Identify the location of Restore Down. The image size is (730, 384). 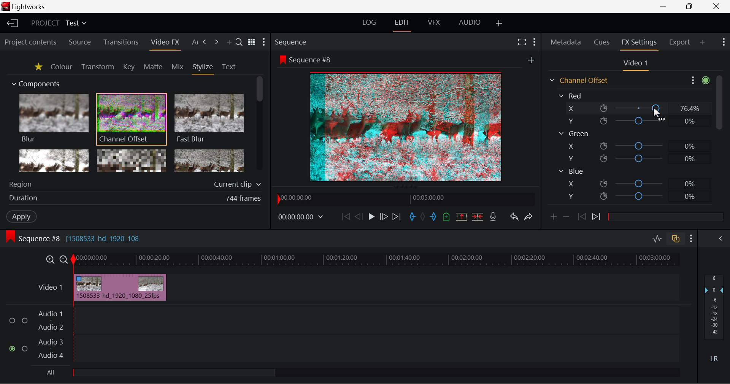
(666, 7).